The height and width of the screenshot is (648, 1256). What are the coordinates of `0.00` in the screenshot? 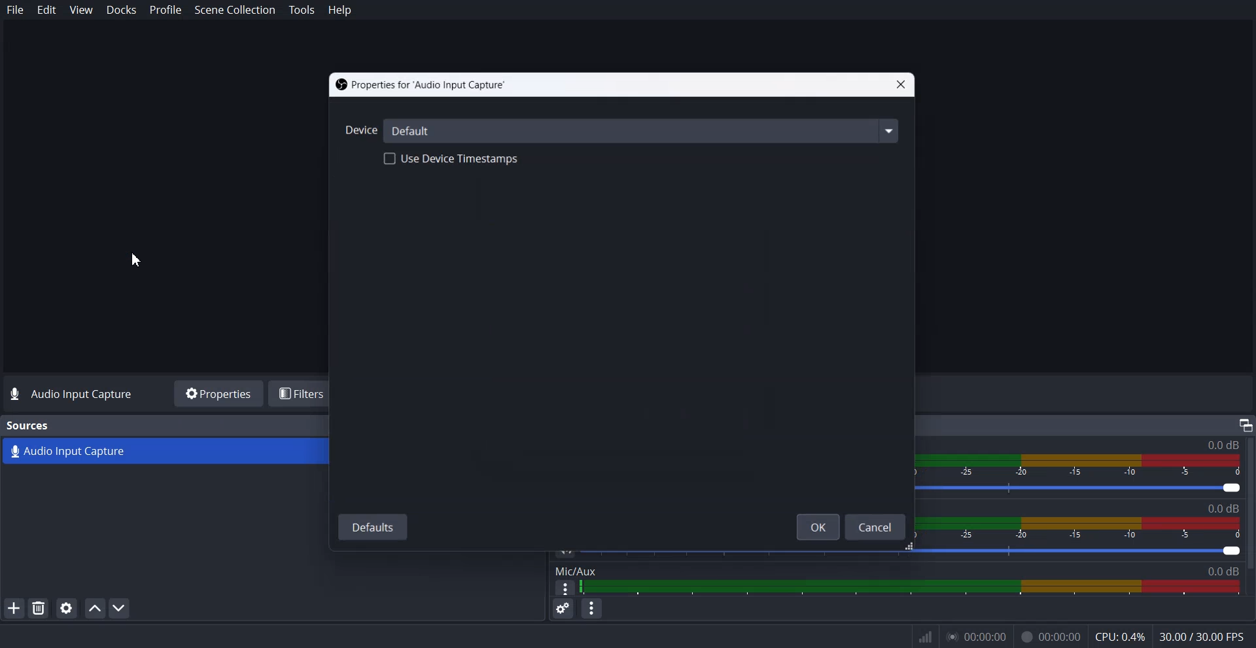 It's located at (975, 637).